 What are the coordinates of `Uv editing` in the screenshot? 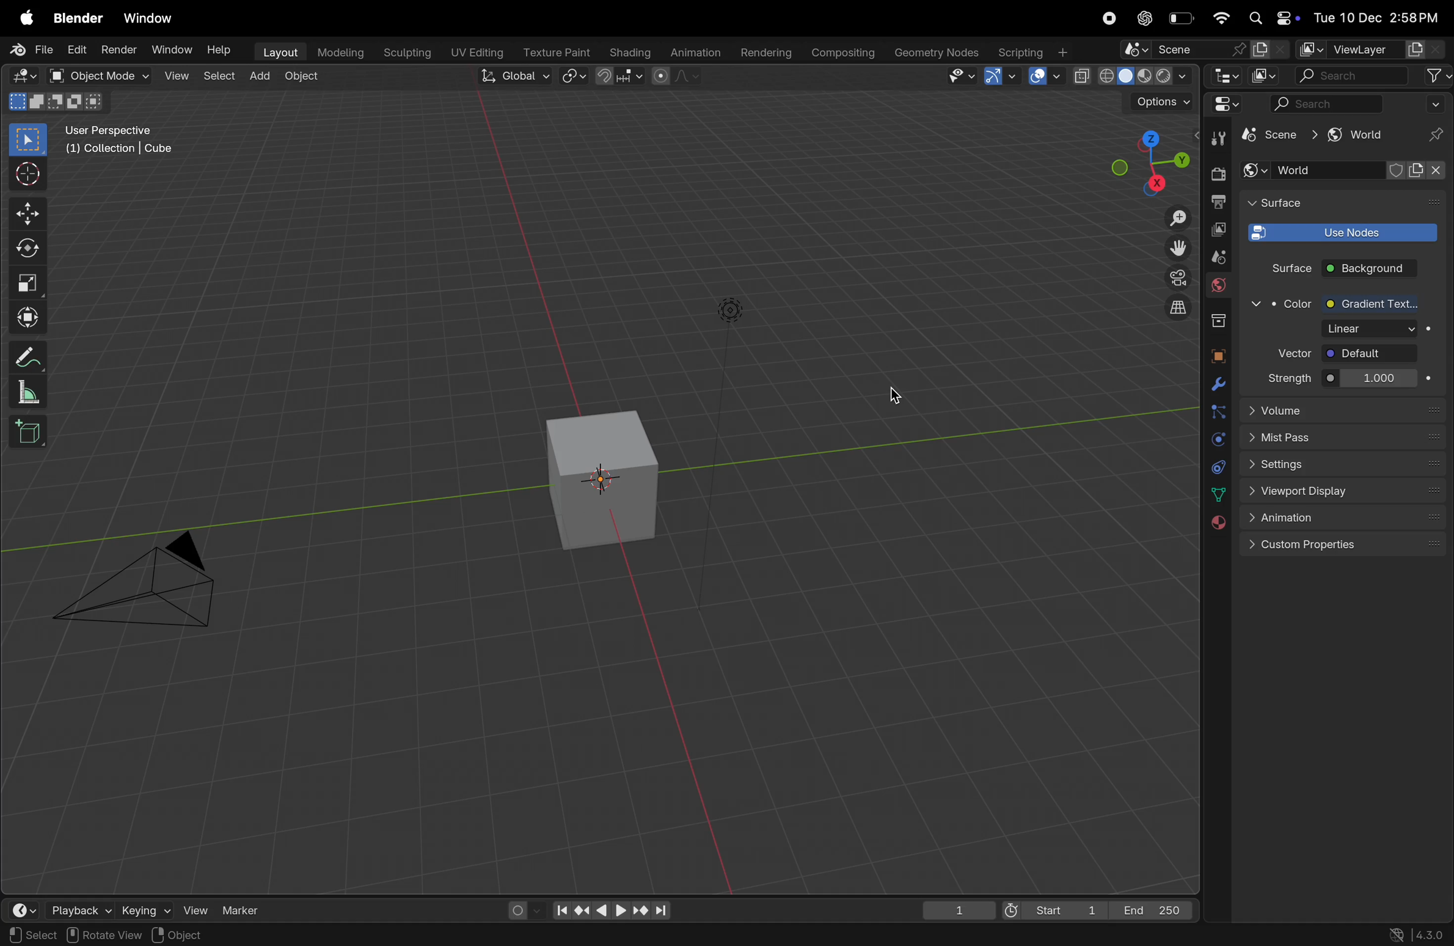 It's located at (475, 54).